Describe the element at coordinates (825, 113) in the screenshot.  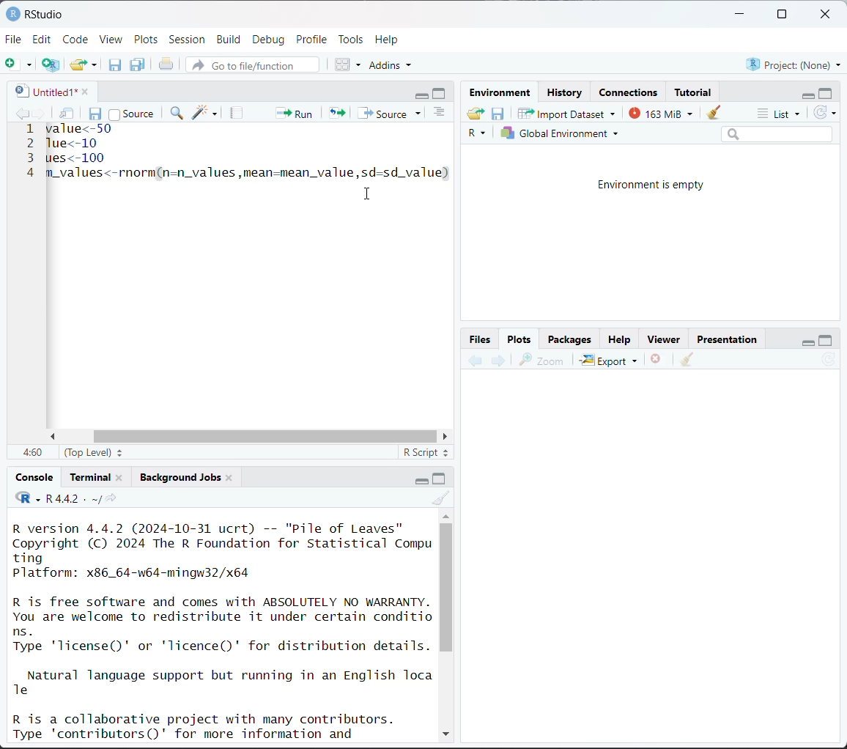
I see `refresh the list` at that location.